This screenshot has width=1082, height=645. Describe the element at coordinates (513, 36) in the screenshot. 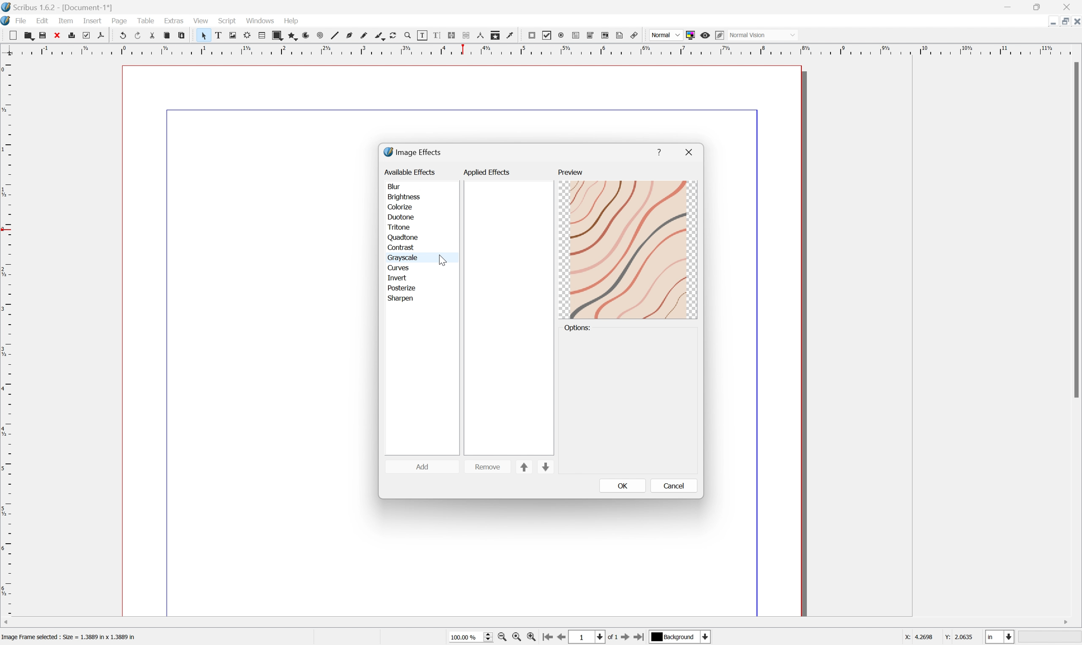

I see `Eye dropper` at that location.